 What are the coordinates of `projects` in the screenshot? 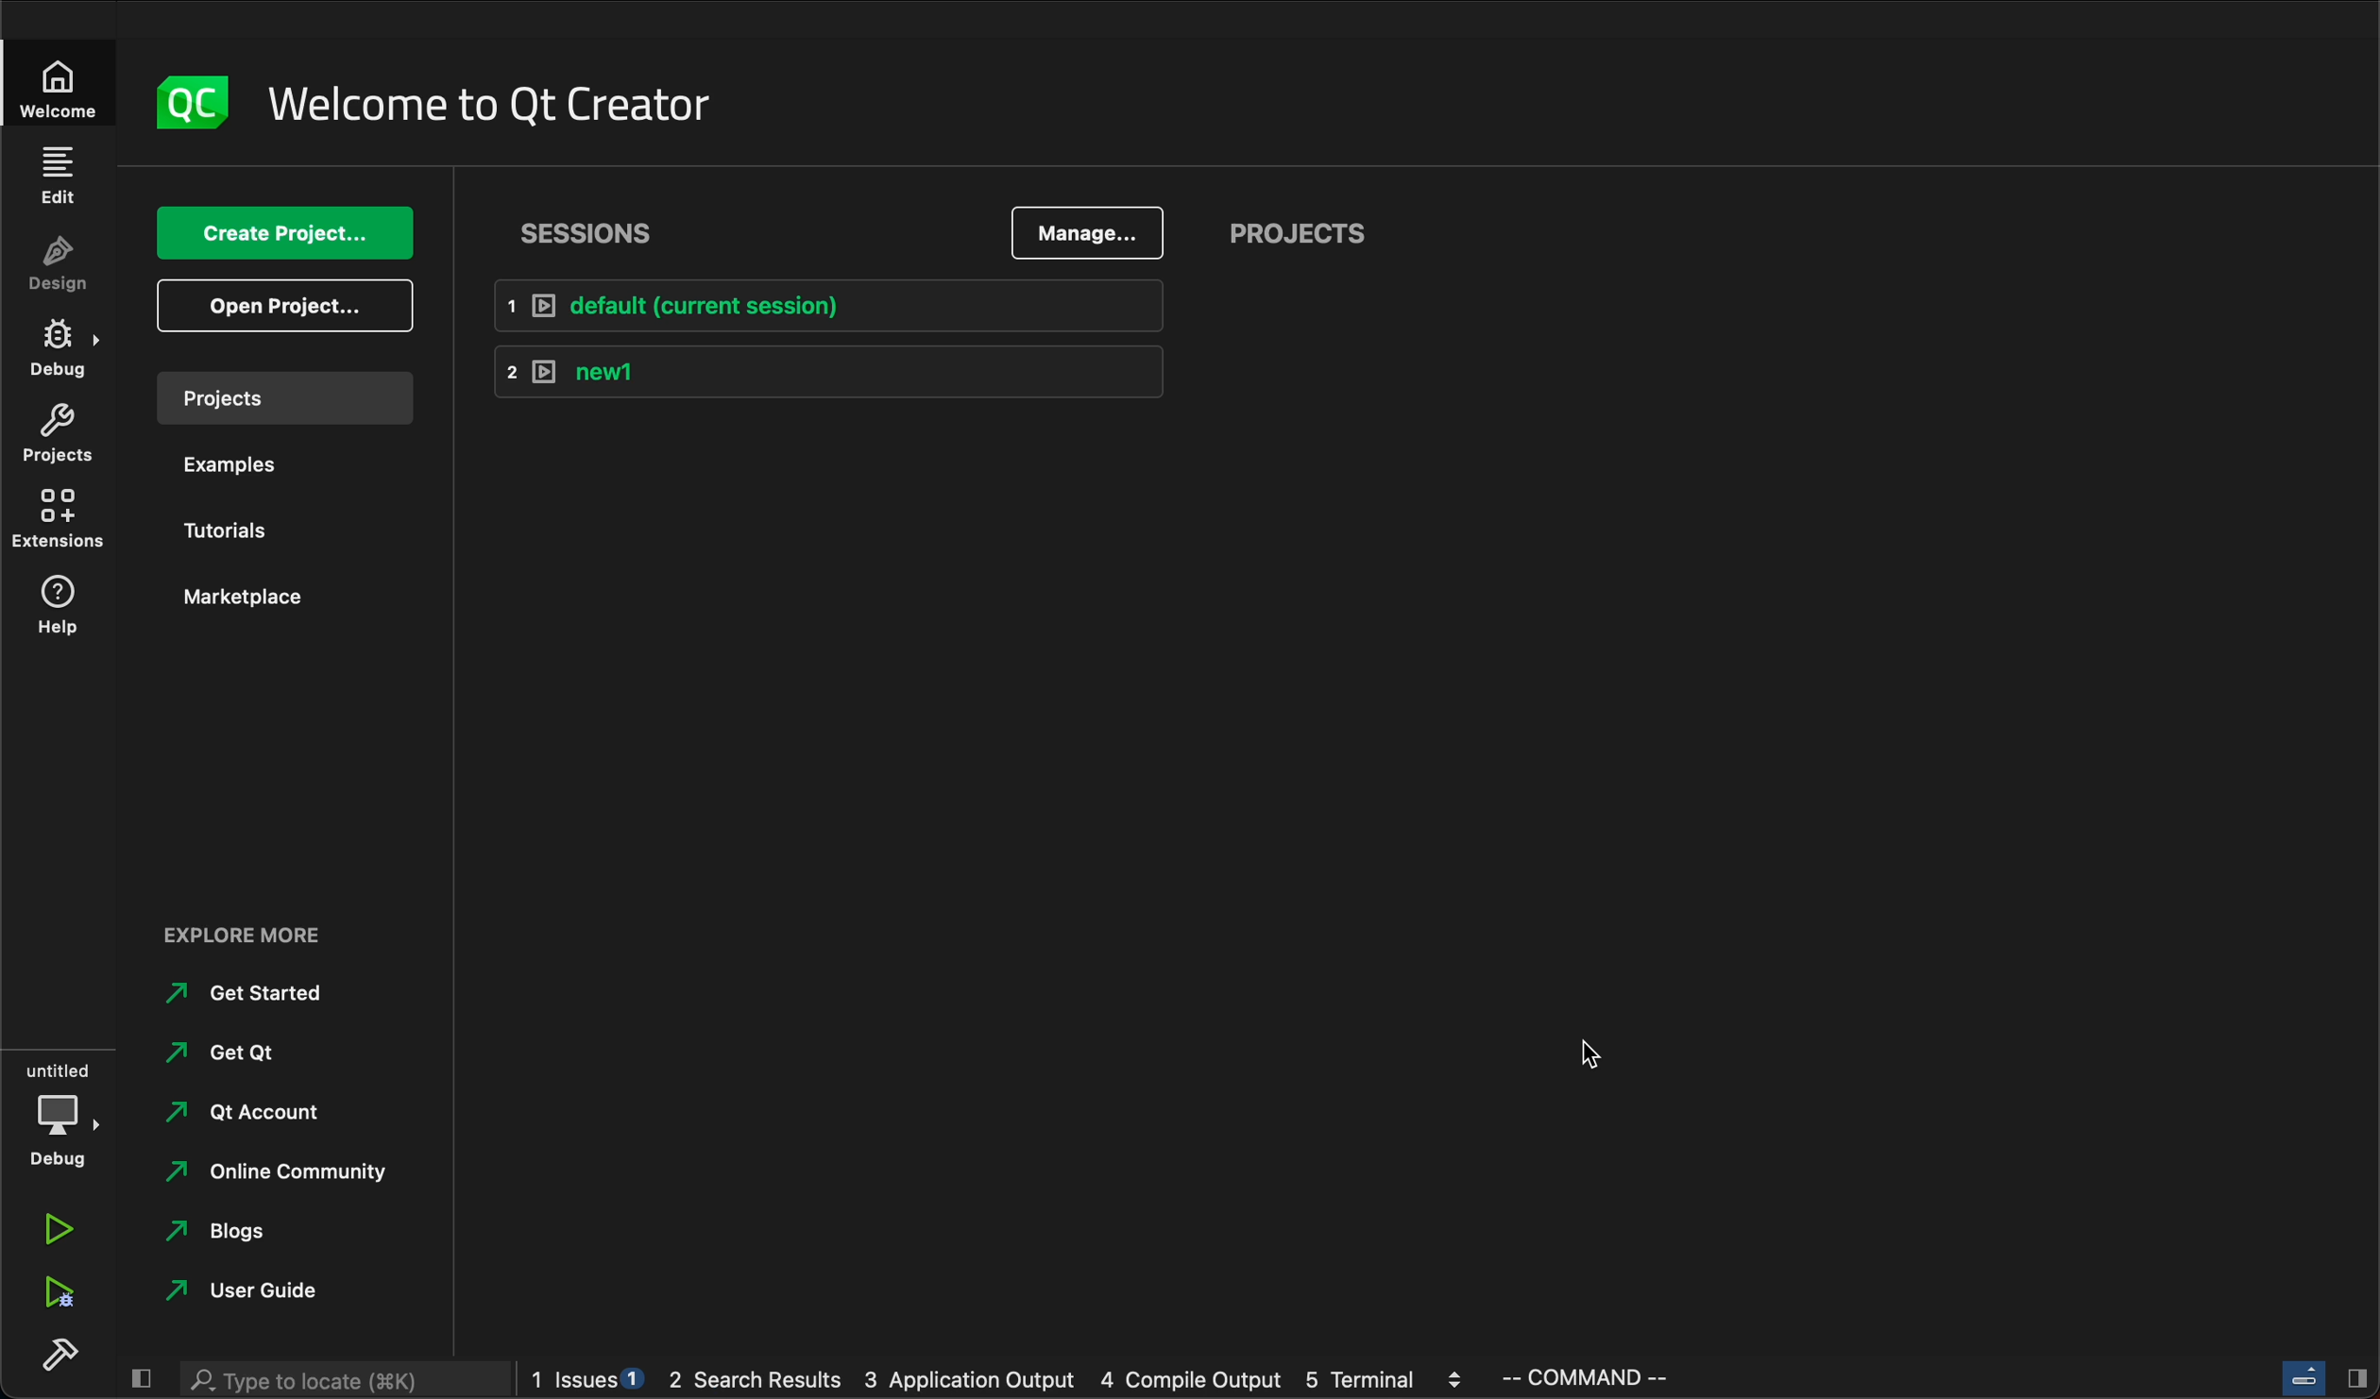 It's located at (284, 403).